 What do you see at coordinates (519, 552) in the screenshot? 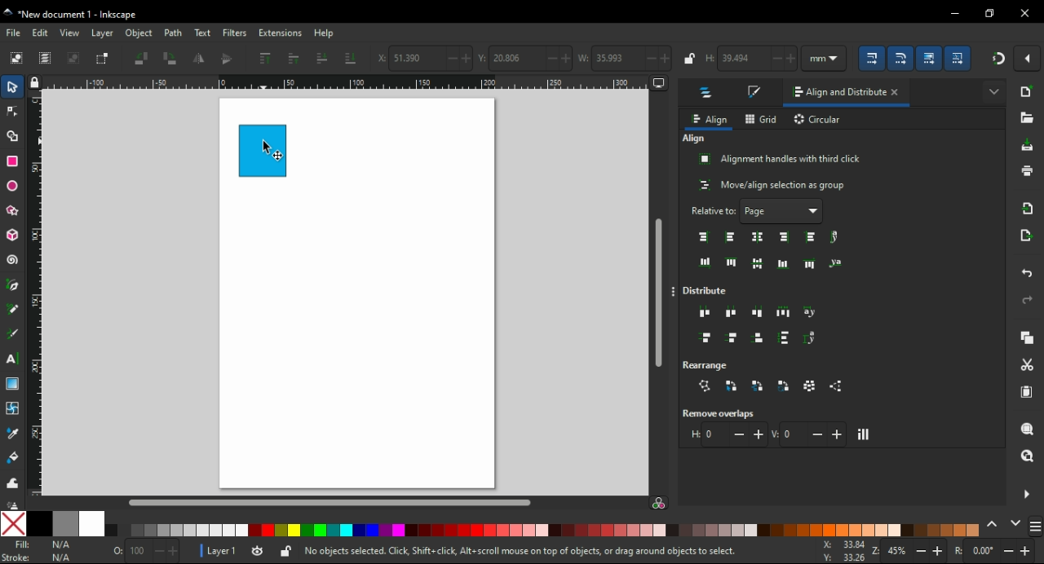
I see `shortcuts and notifications display` at bounding box center [519, 552].